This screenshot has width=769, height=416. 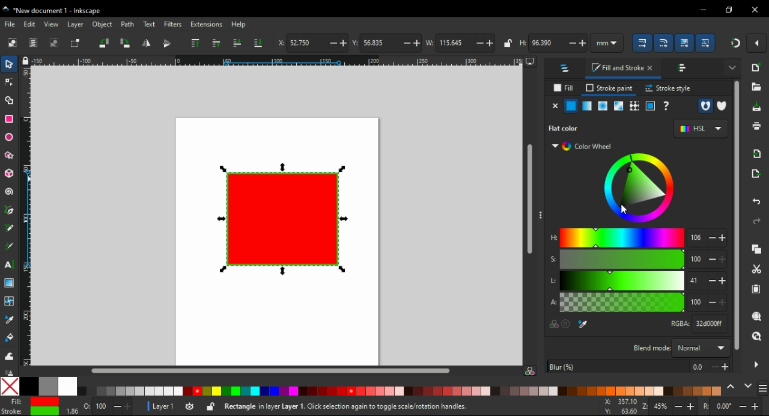 I want to click on lower to bottom, so click(x=258, y=42).